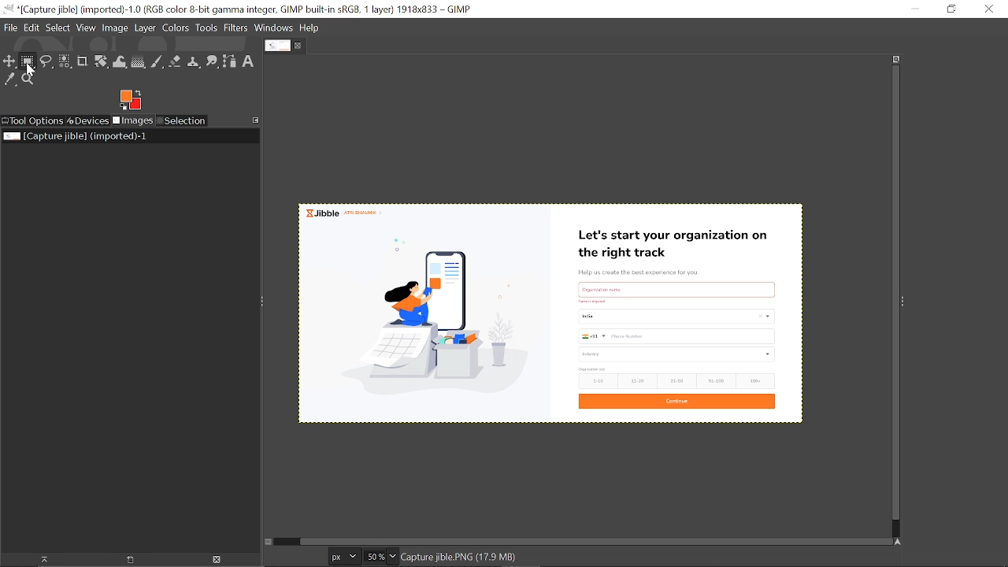  Describe the element at coordinates (217, 559) in the screenshot. I see `Delete` at that location.